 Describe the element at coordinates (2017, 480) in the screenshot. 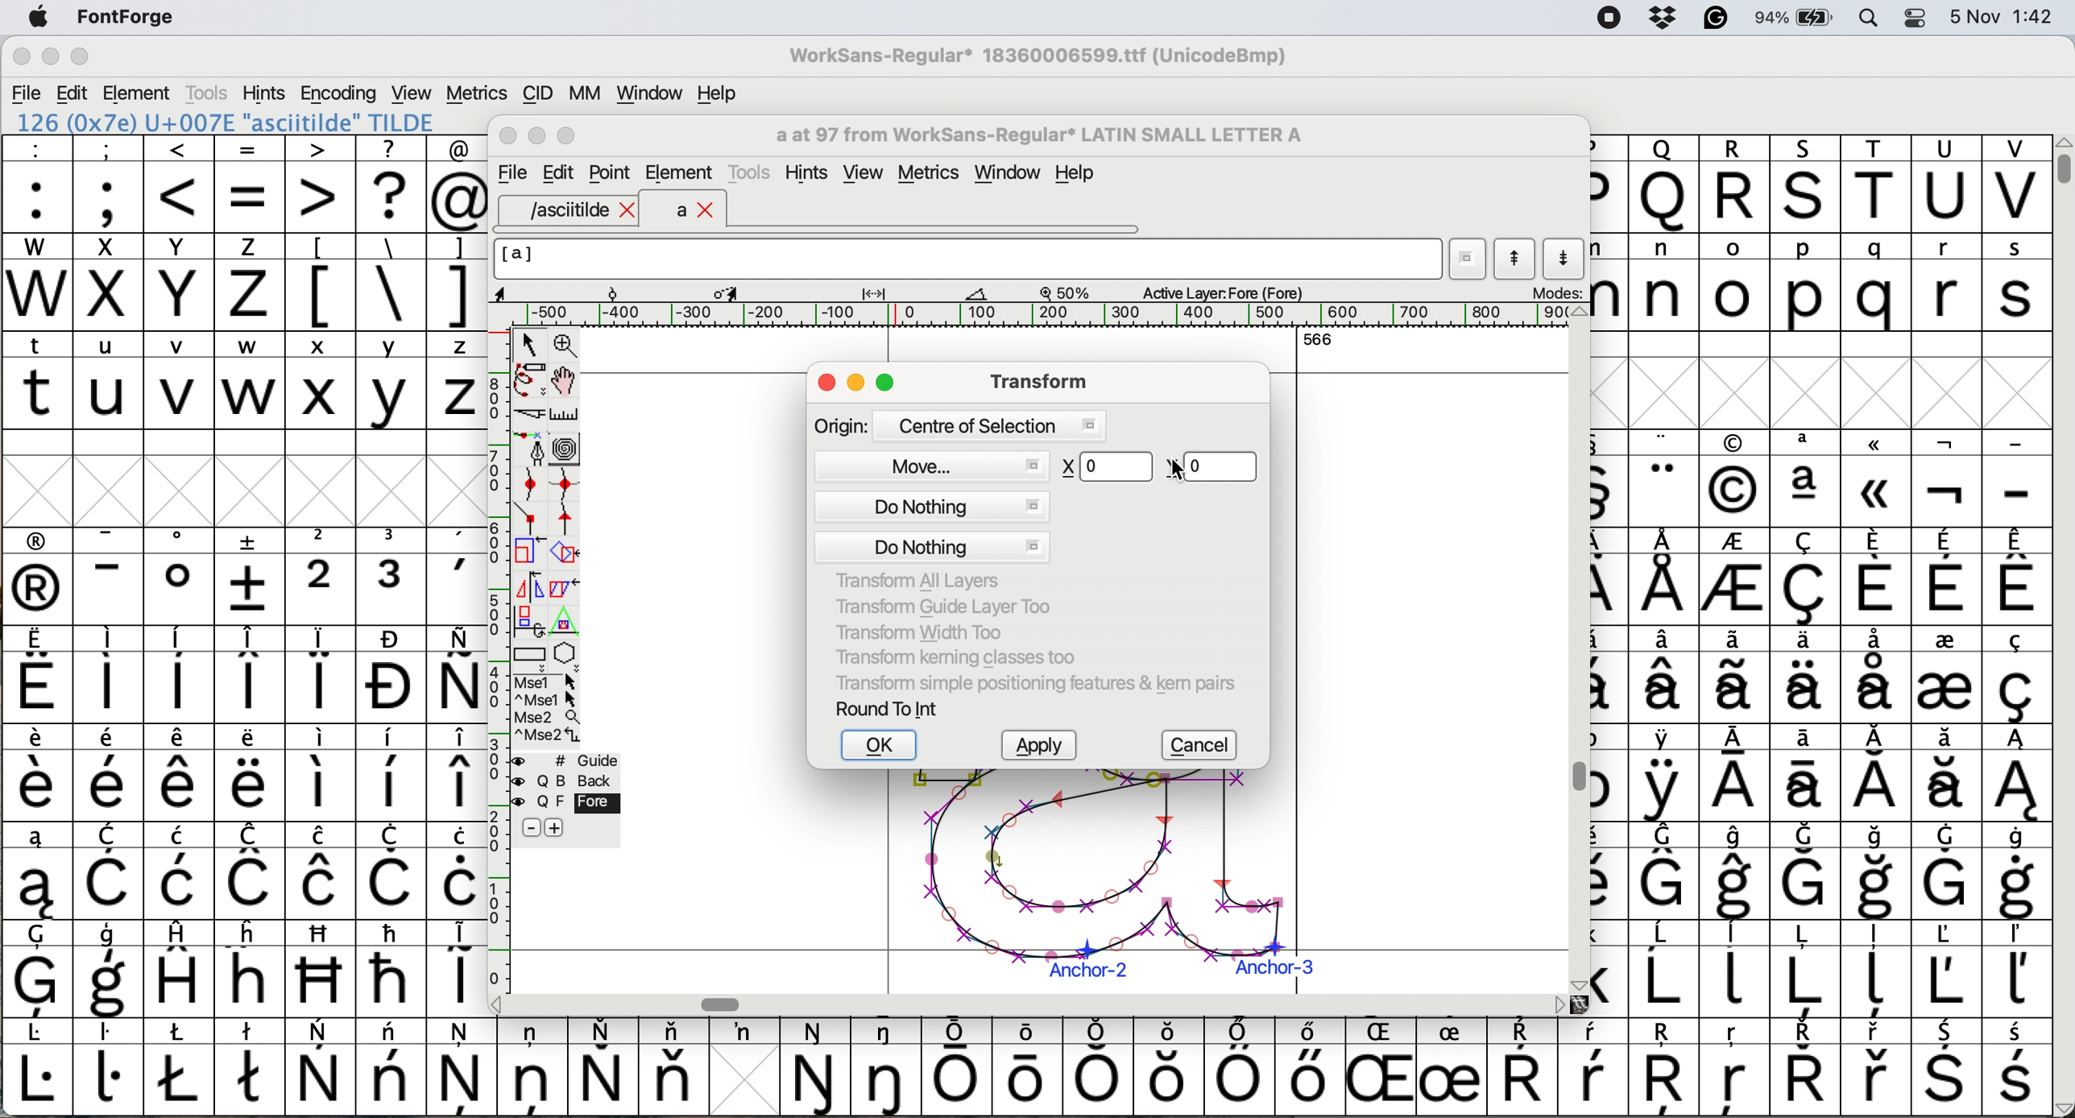

I see `-` at that location.